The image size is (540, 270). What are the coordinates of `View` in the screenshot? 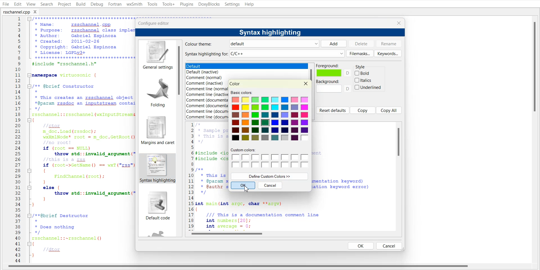 It's located at (31, 4).